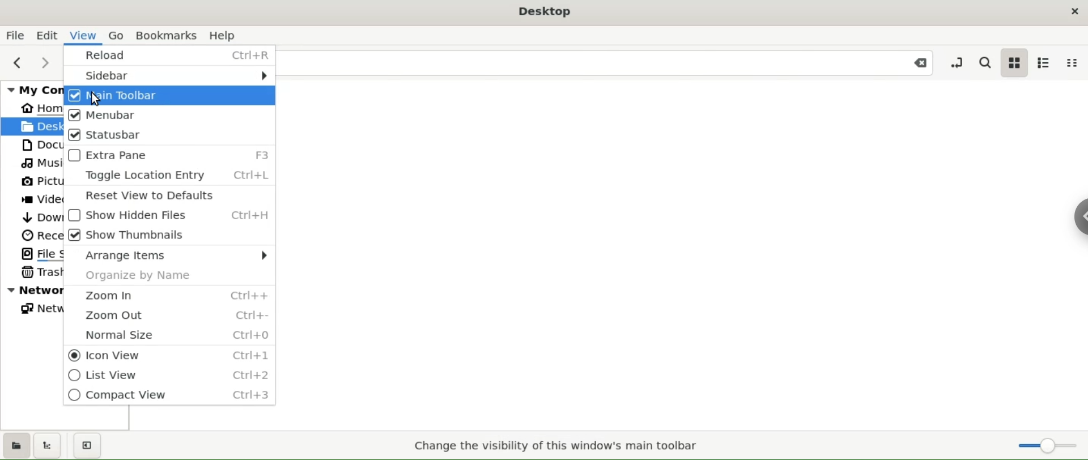 Image resolution: width=1088 pixels, height=460 pixels. I want to click on toggle location entry, so click(169, 176).